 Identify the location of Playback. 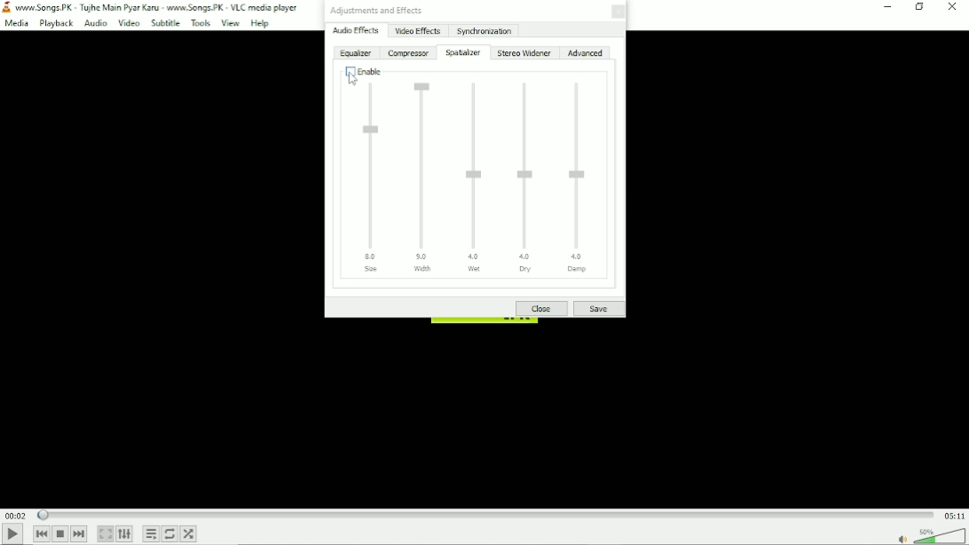
(54, 24).